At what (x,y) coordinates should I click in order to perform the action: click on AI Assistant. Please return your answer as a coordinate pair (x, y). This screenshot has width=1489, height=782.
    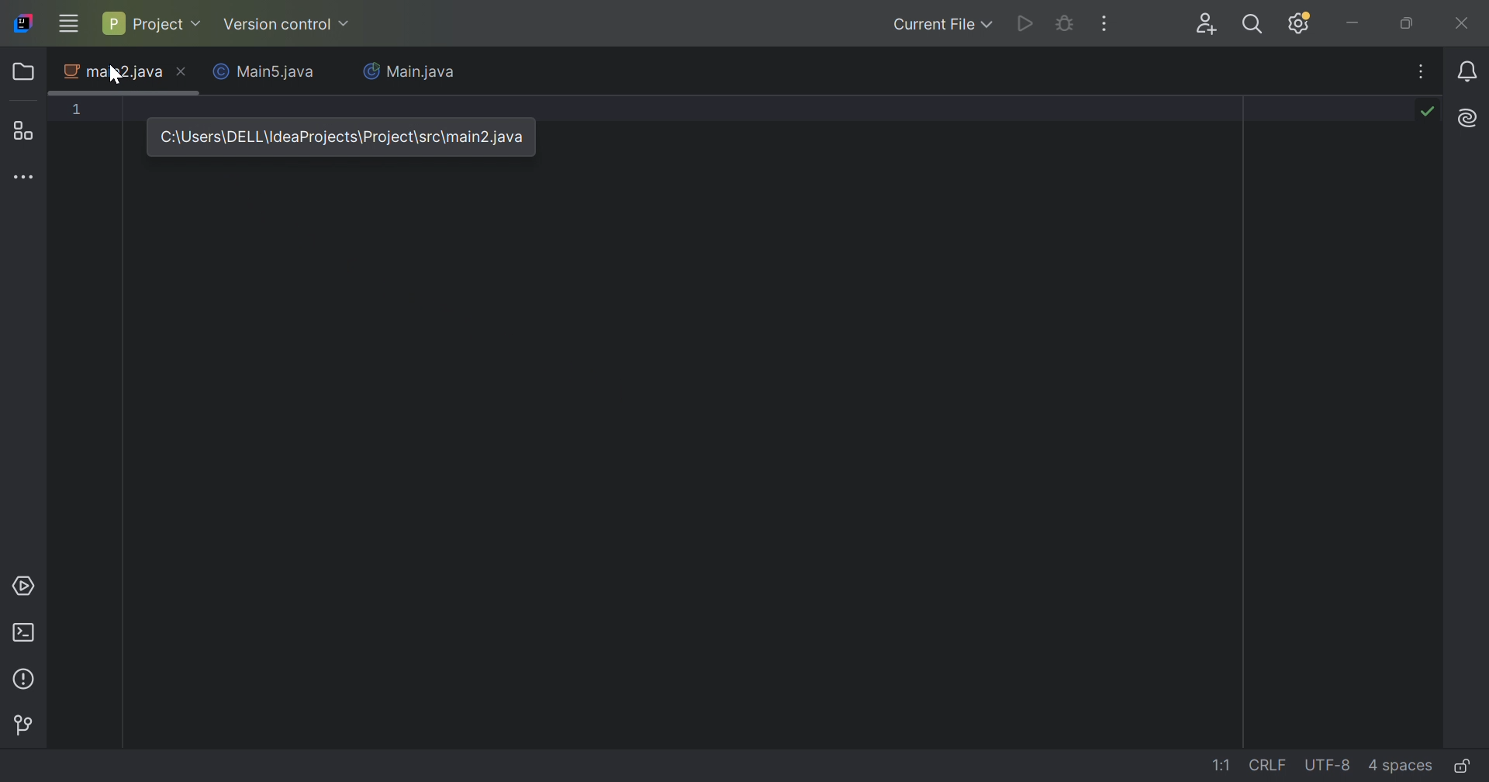
    Looking at the image, I should click on (1470, 116).